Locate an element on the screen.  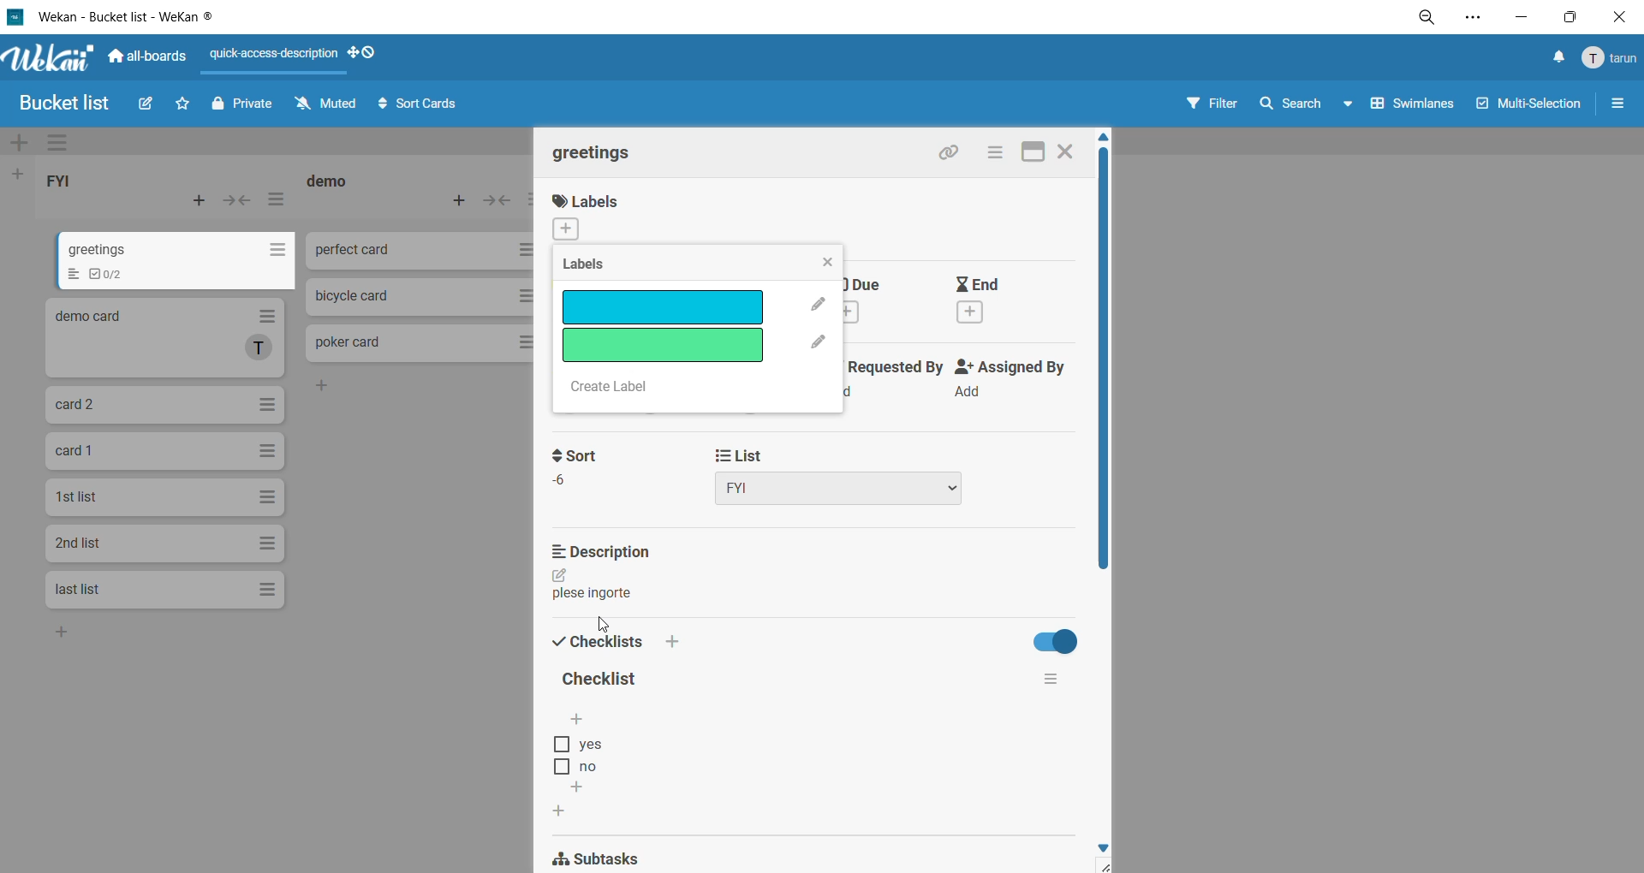
last list is located at coordinates (169, 591).